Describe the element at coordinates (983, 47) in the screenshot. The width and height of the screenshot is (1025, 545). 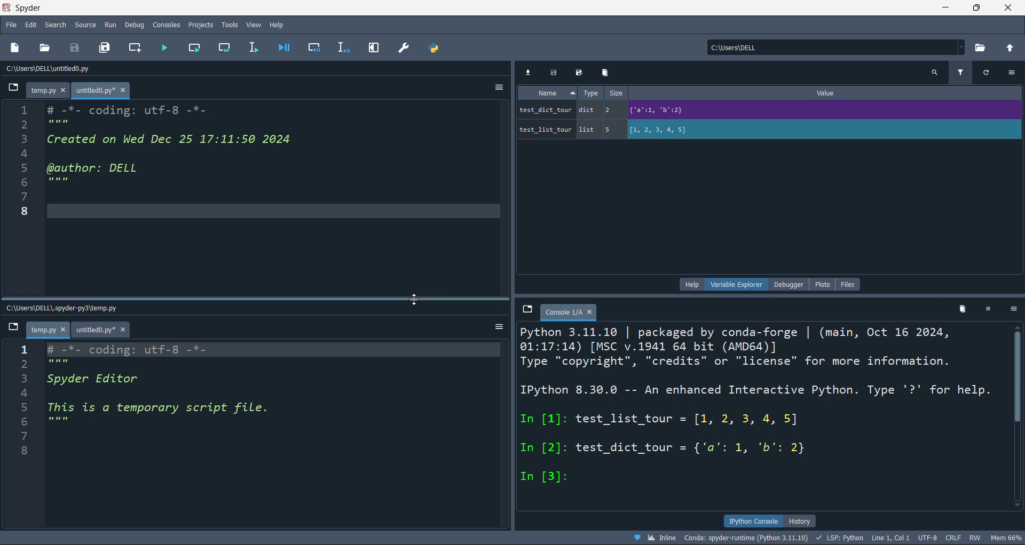
I see `open directory` at that location.